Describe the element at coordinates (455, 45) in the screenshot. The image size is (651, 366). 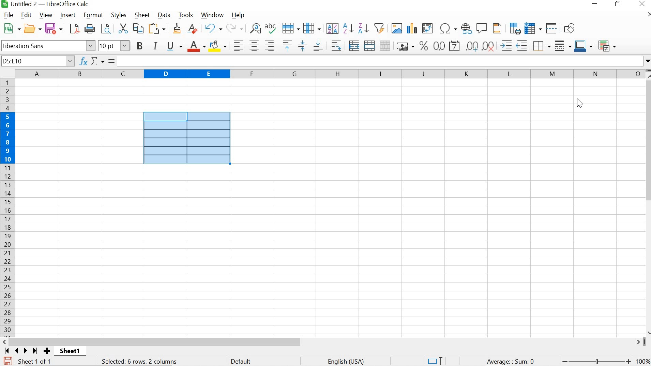
I see `FORMAT AS DATE` at that location.